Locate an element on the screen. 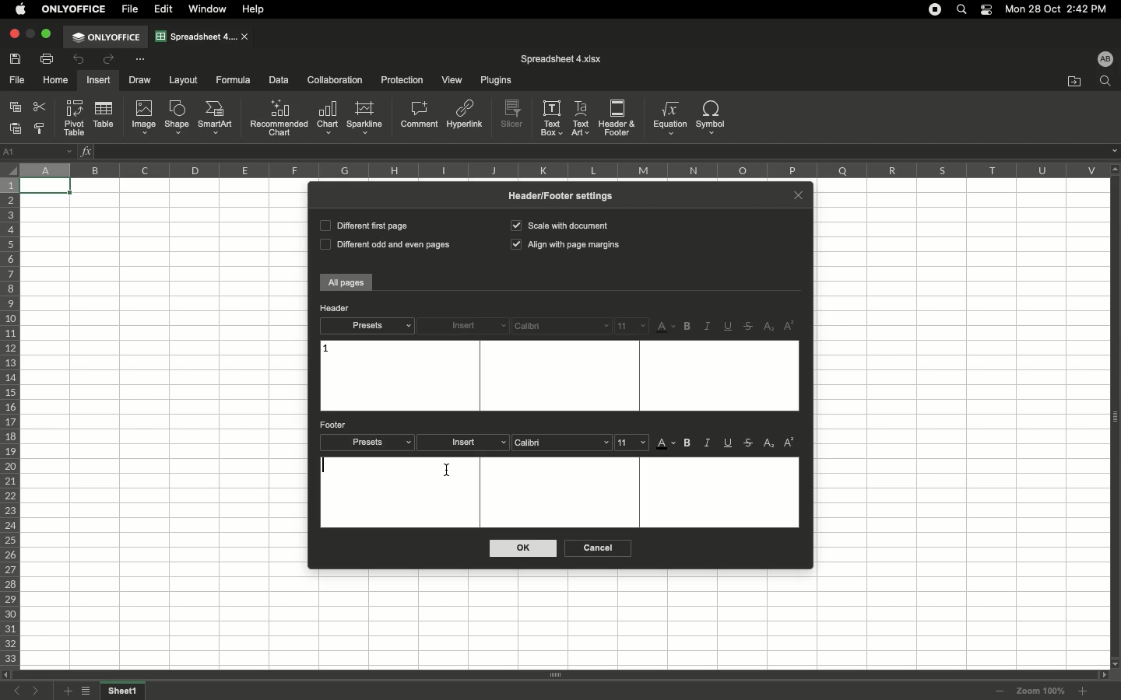 This screenshot has height=700, width=1121. scroll up is located at coordinates (1114, 169).